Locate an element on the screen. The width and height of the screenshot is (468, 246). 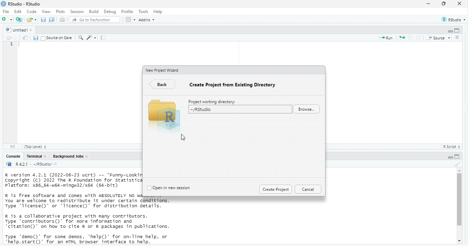
(Top level) is located at coordinates (37, 147).